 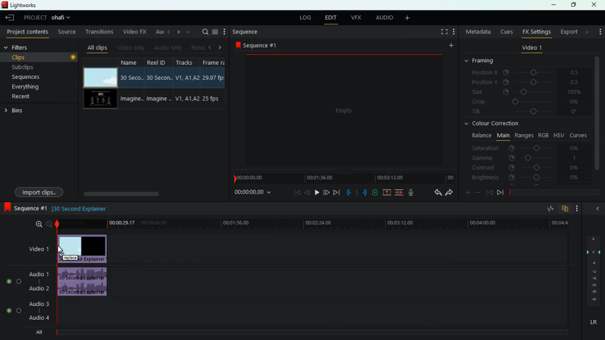 I want to click on project content, so click(x=28, y=33).